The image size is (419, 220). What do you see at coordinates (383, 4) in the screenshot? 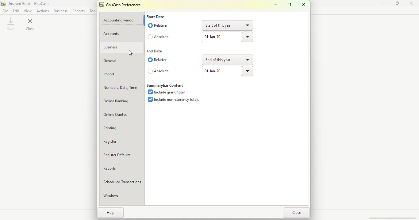
I see `Minimize` at bounding box center [383, 4].